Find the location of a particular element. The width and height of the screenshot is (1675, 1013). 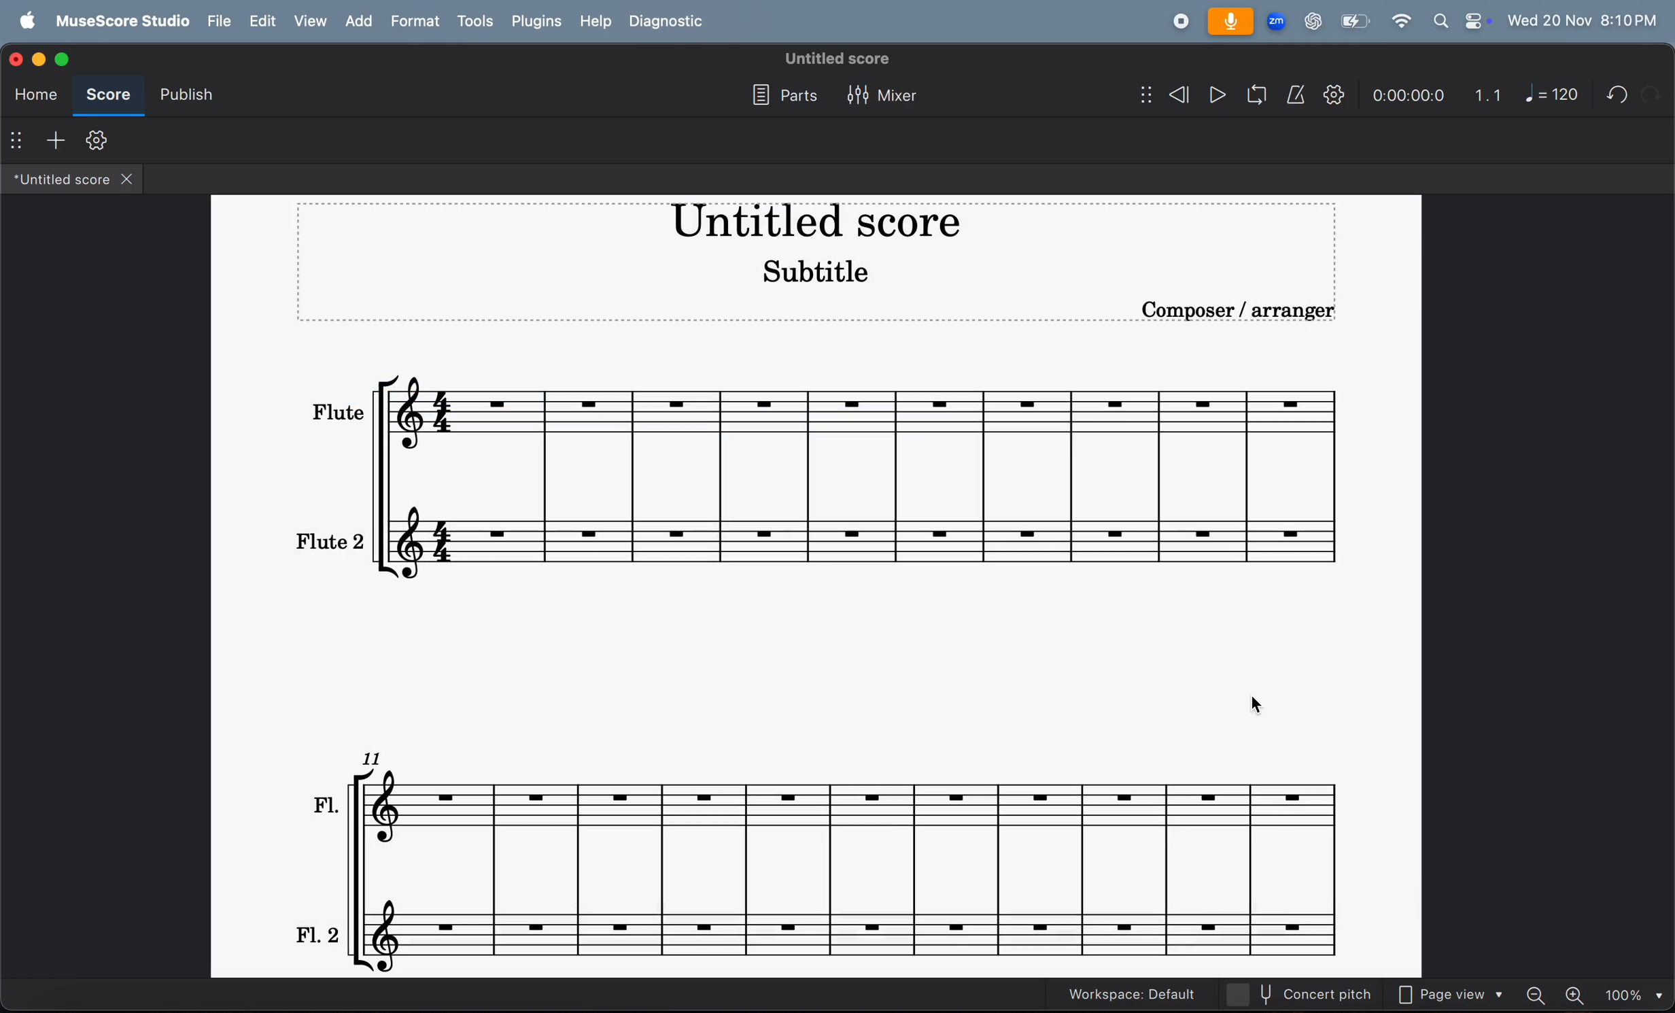

notes is located at coordinates (829, 857).